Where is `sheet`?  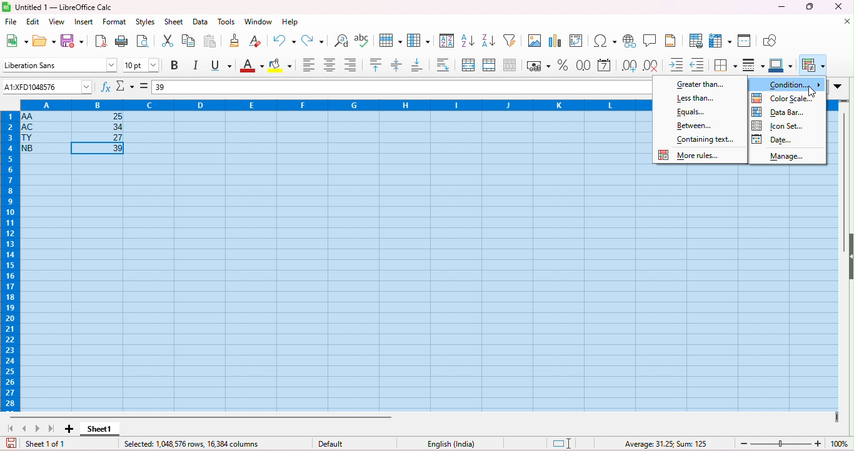
sheet is located at coordinates (175, 22).